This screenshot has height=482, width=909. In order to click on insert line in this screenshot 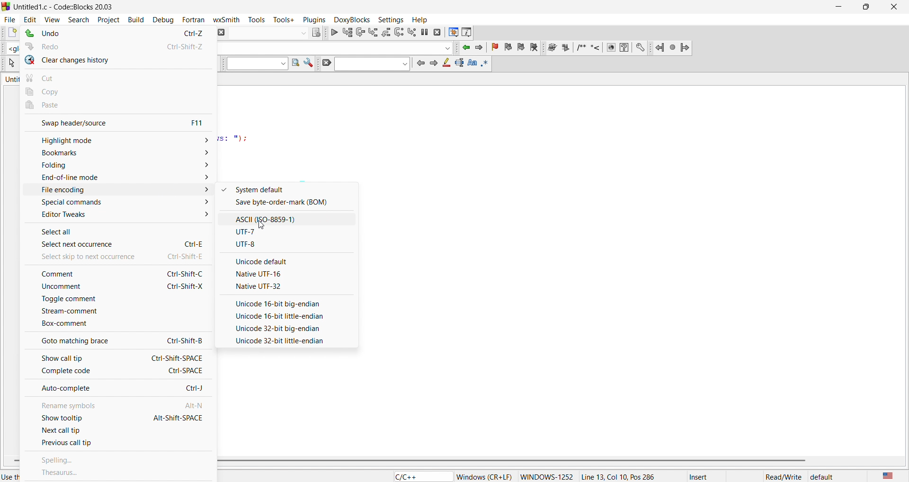, I will do `click(595, 49)`.